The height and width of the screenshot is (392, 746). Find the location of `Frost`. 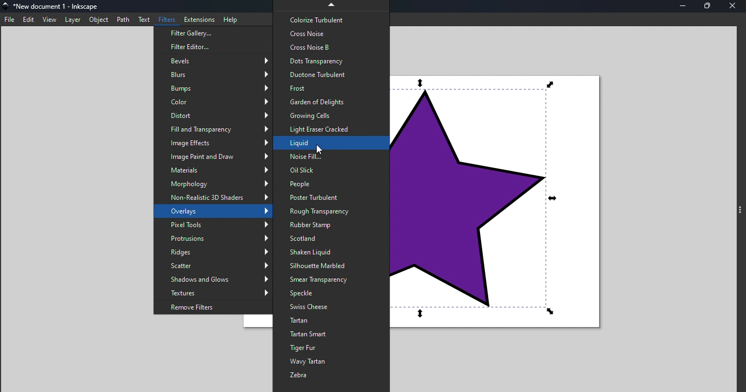

Frost is located at coordinates (330, 88).